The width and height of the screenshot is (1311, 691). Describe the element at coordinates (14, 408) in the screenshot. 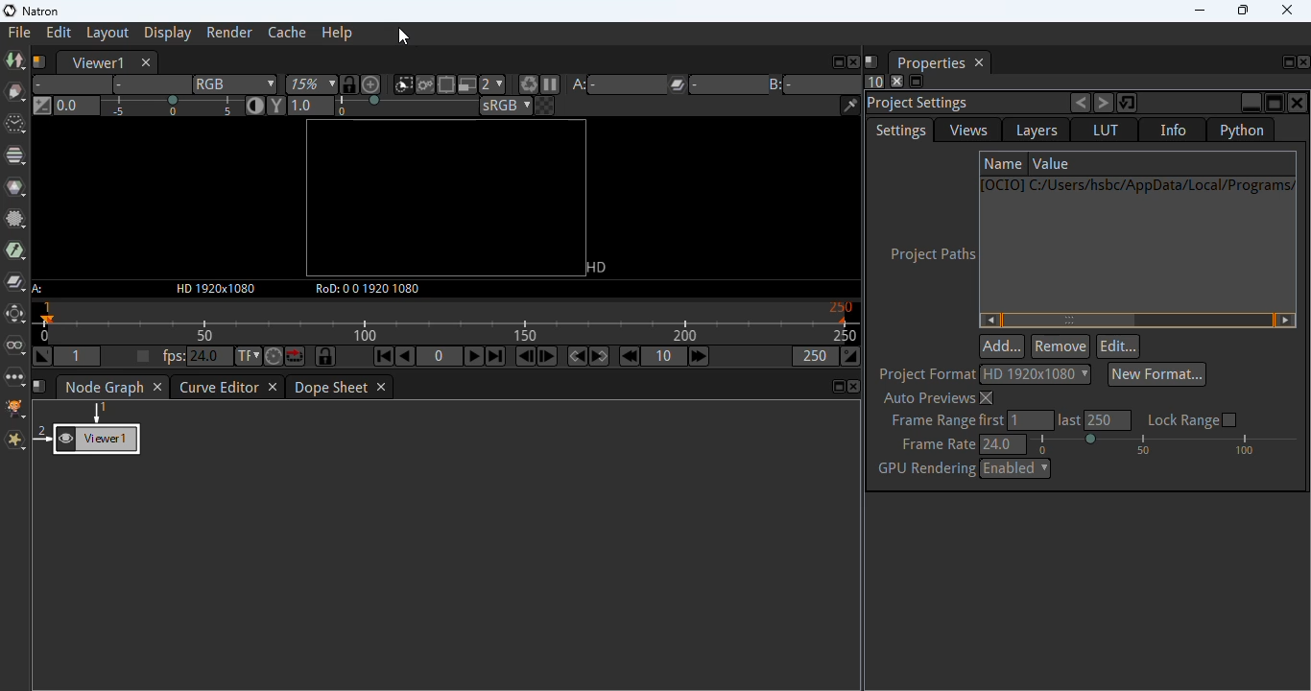

I see `GMIC` at that location.